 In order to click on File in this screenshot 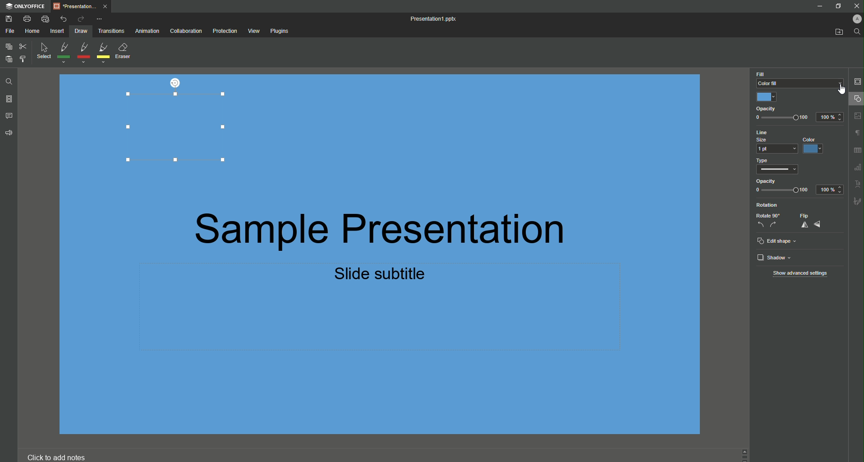, I will do `click(10, 31)`.